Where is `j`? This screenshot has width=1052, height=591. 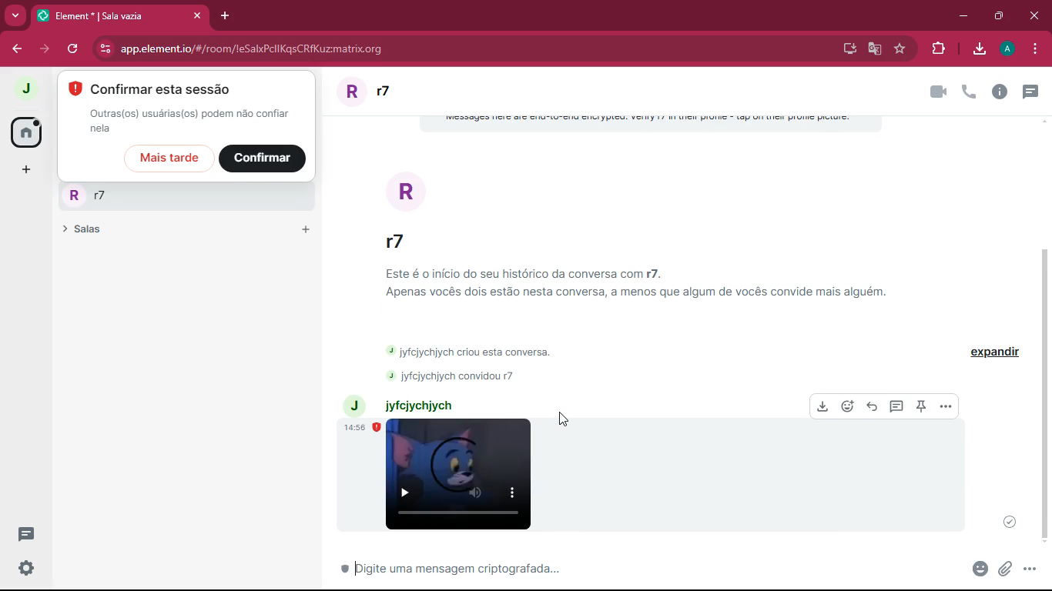 j is located at coordinates (27, 90).